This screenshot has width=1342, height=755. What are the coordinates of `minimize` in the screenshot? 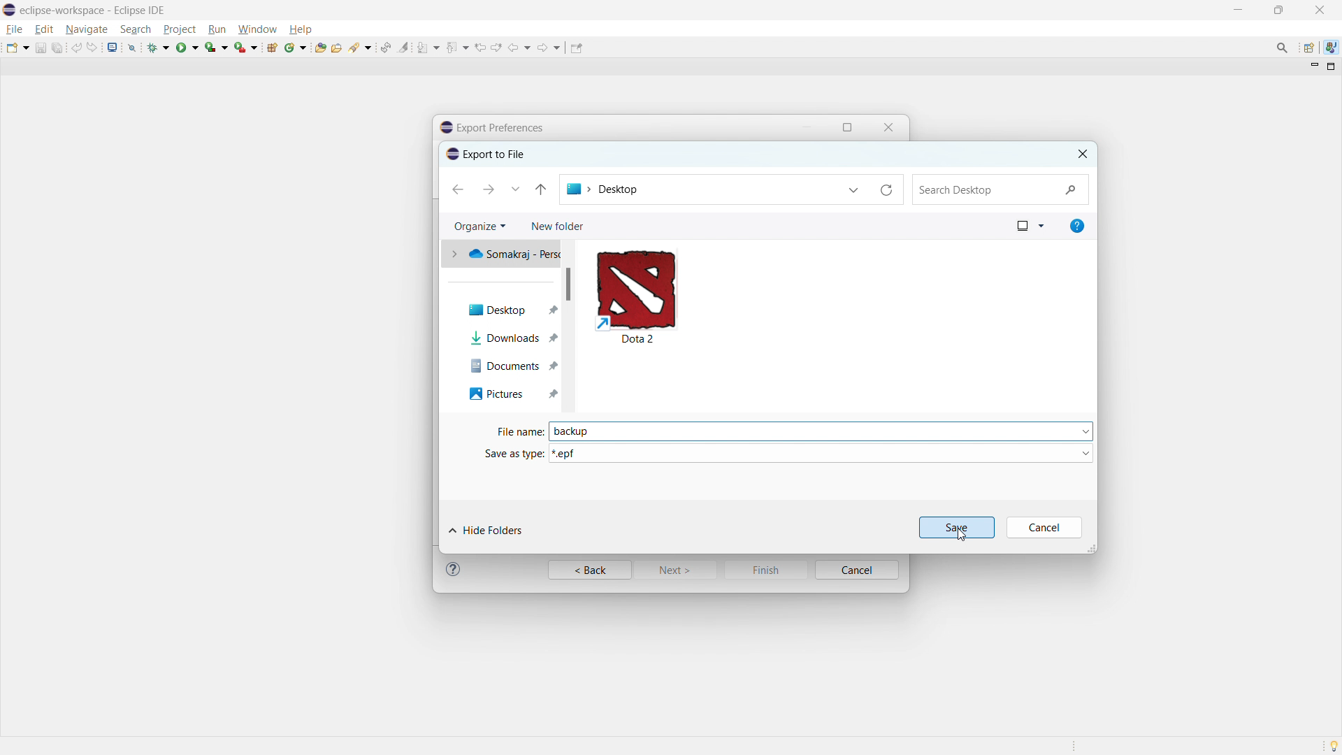 It's located at (1236, 9).